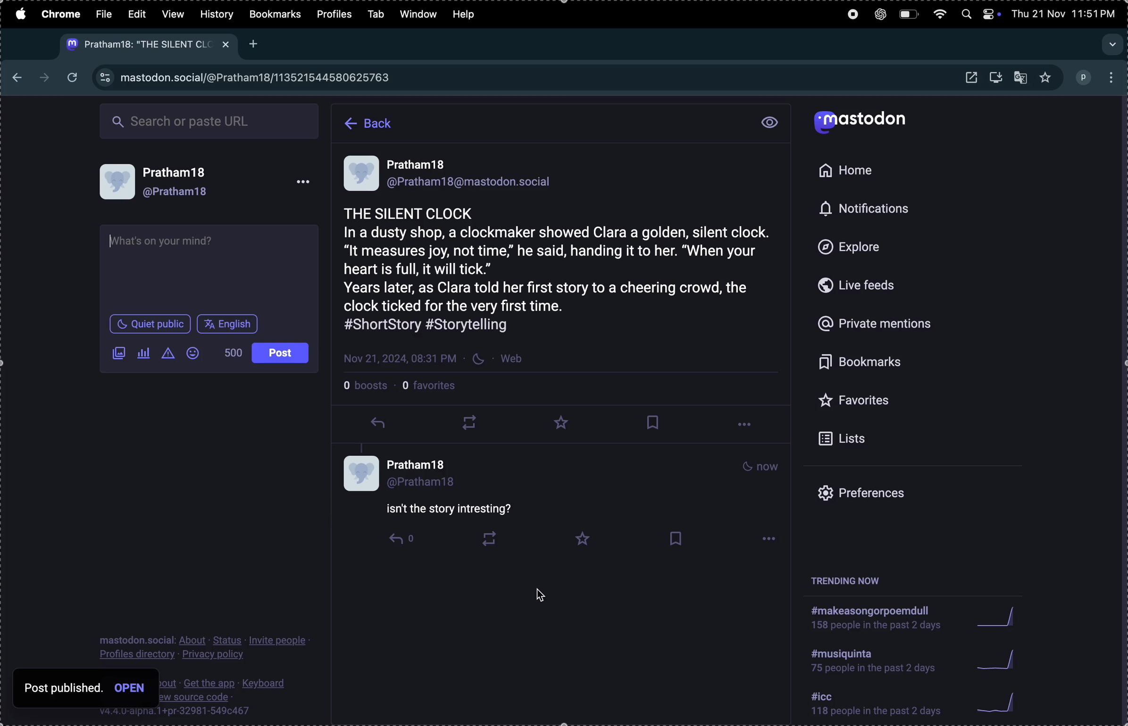 The height and width of the screenshot is (726, 1128). What do you see at coordinates (14, 74) in the screenshot?
I see `backward` at bounding box center [14, 74].